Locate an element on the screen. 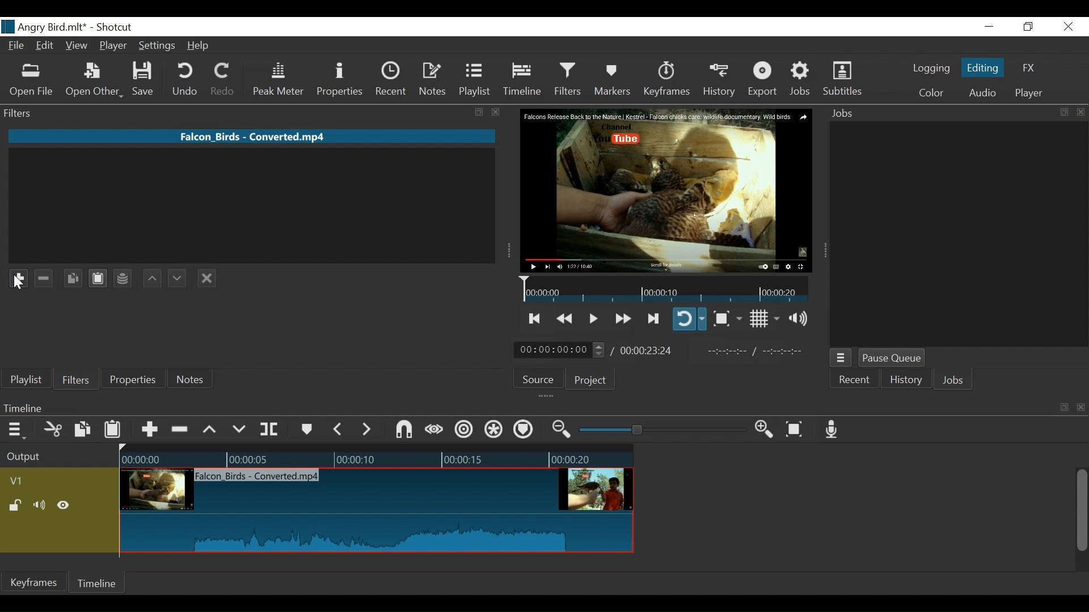 This screenshot has height=612, width=1089. Open Other is located at coordinates (94, 80).